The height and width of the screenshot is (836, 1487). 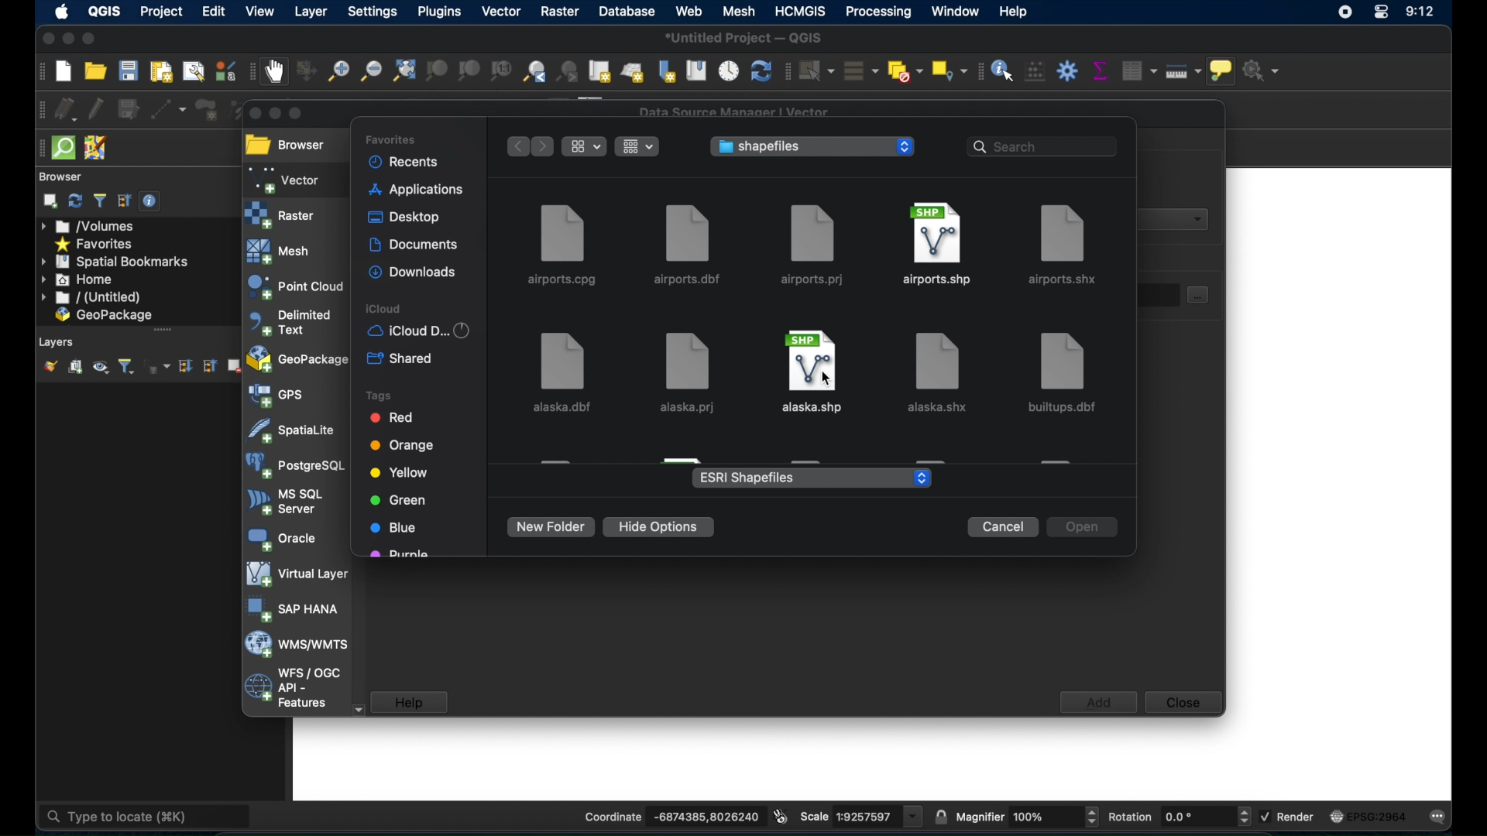 What do you see at coordinates (295, 646) in the screenshot?
I see `wms/wmts` at bounding box center [295, 646].